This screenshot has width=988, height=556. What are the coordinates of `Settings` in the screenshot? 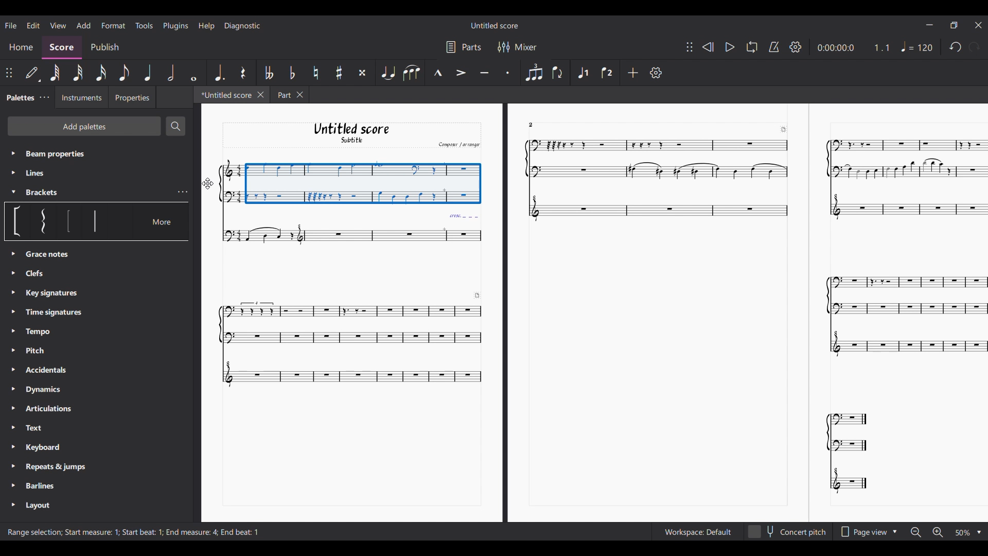 It's located at (796, 47).